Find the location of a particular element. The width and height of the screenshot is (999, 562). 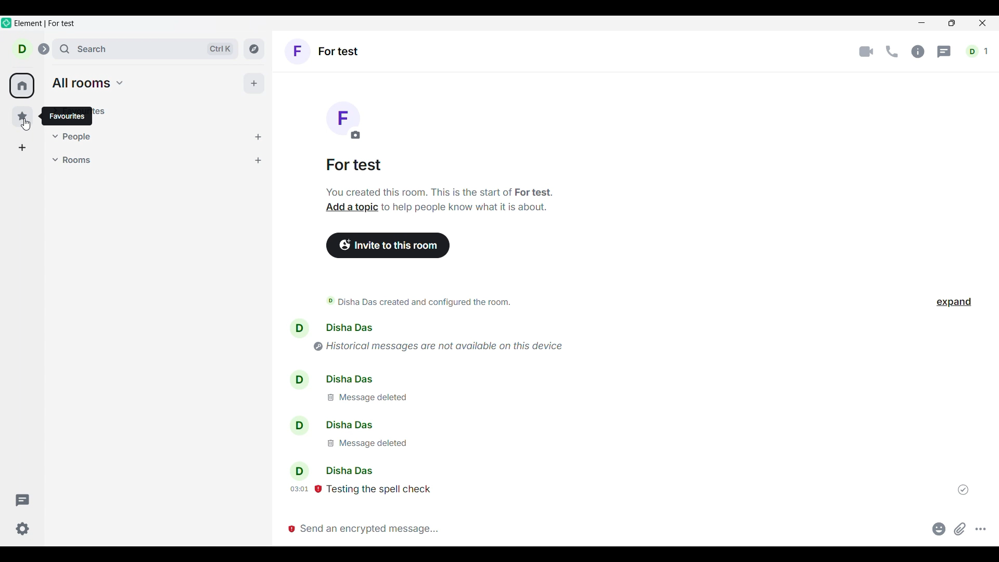

disha das is located at coordinates (338, 471).